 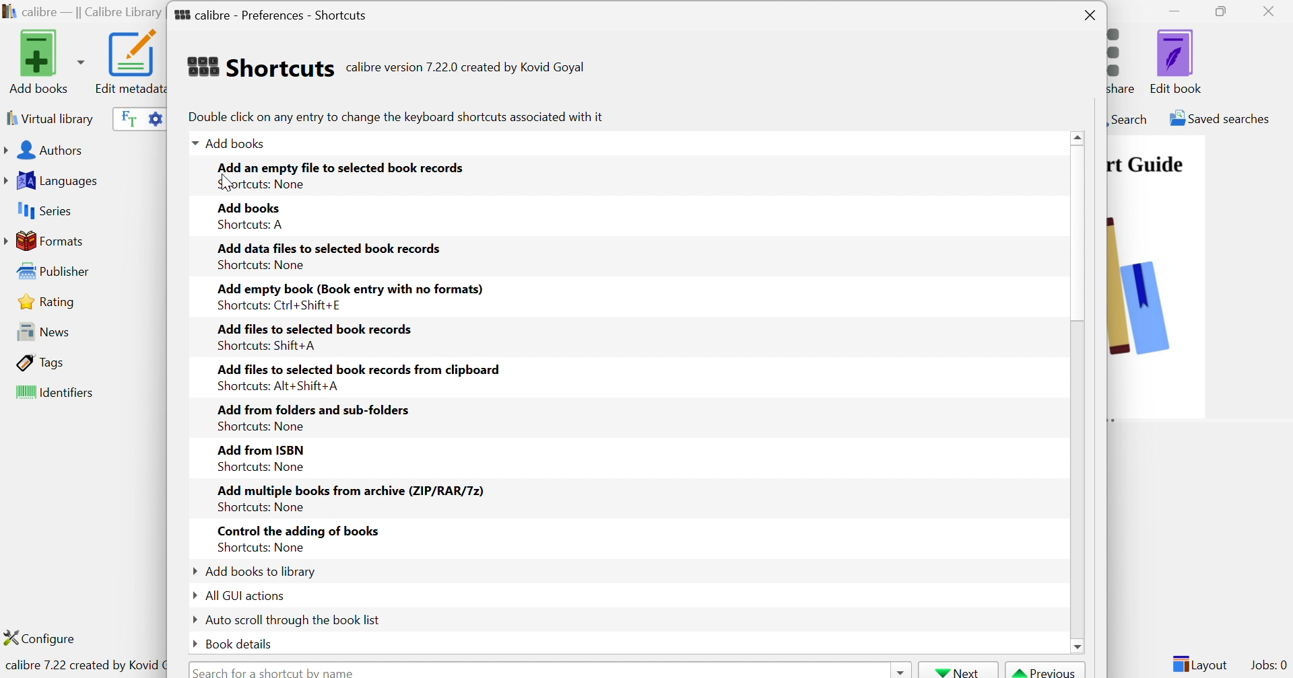 I want to click on Shortcuts: Shift+A, so click(x=267, y=346).